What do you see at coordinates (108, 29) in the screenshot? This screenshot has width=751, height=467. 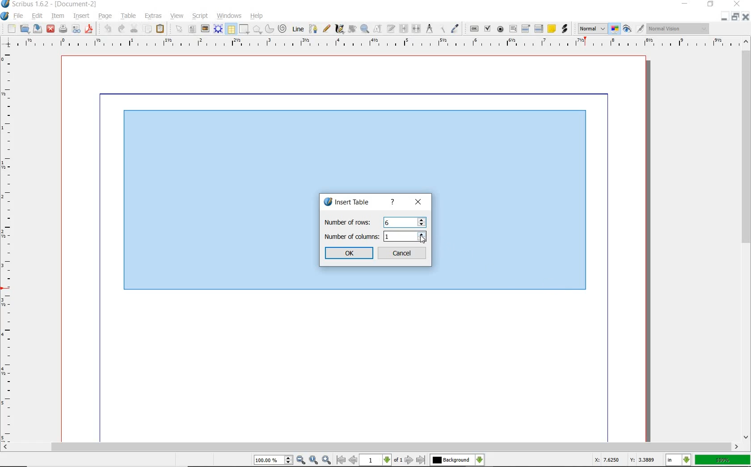 I see `undo` at bounding box center [108, 29].